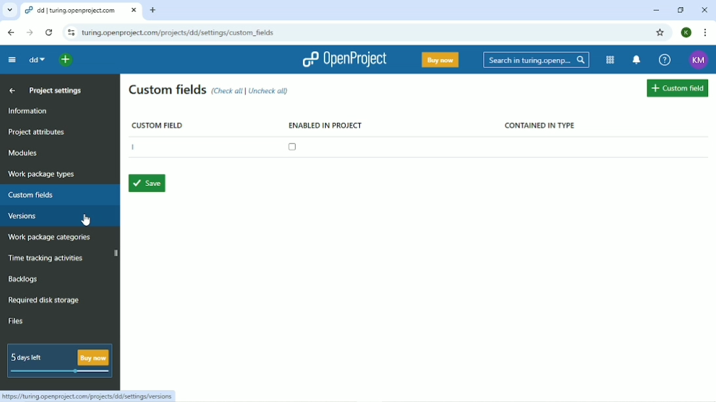  Describe the element at coordinates (10, 10) in the screenshot. I see `` at that location.